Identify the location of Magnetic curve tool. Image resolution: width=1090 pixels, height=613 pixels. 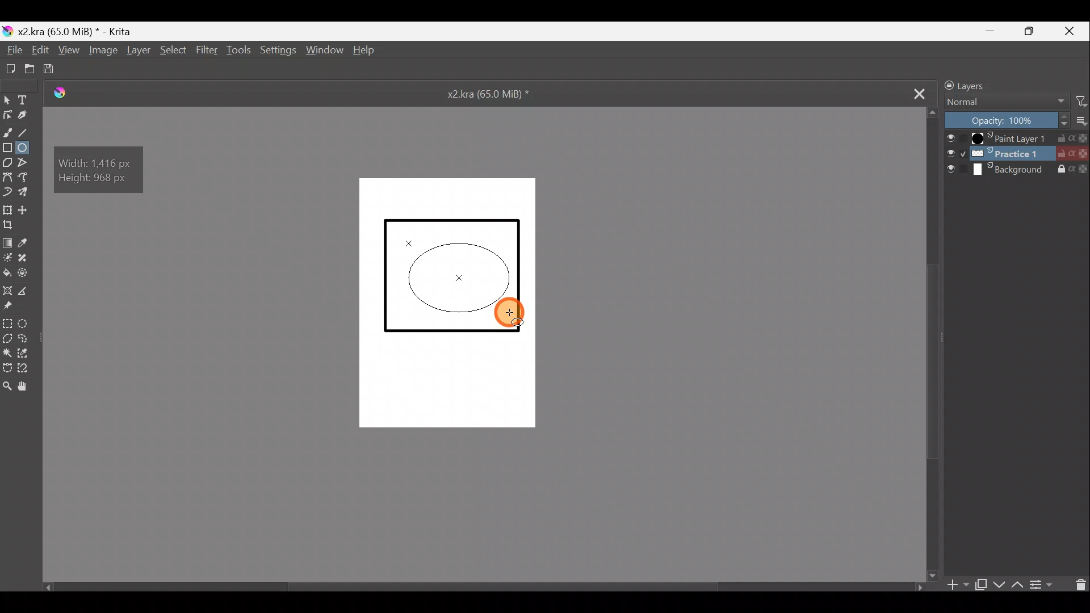
(8, 191).